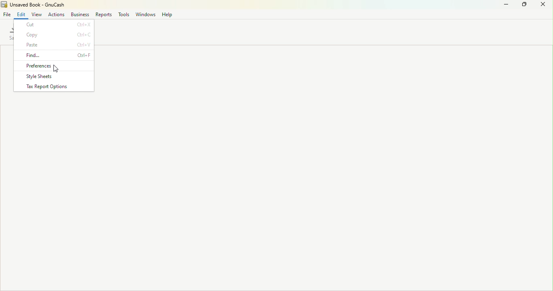  I want to click on Actions, so click(55, 14).